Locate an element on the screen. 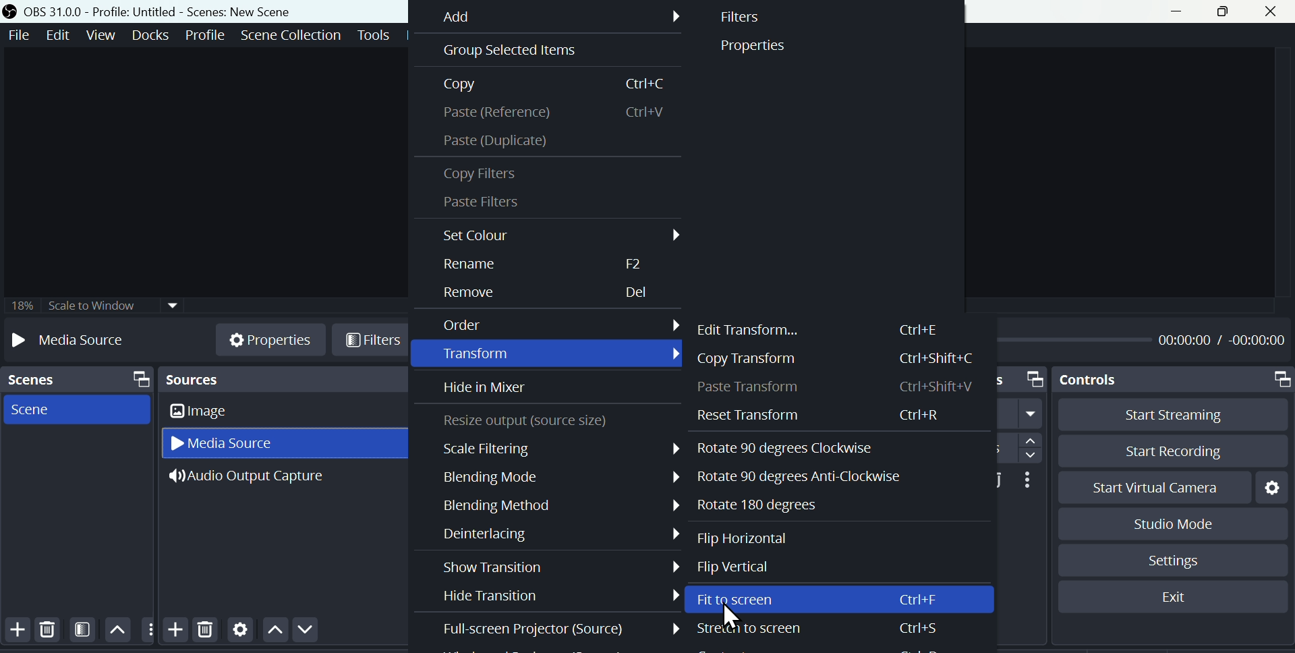 This screenshot has width=1295, height=653. Scale filtering is located at coordinates (560, 448).